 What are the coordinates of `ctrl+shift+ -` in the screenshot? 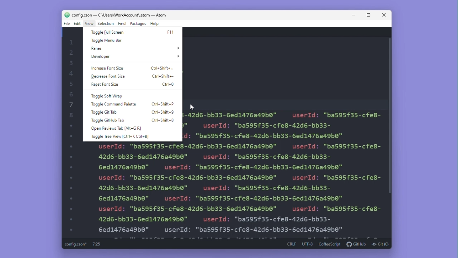 It's located at (163, 76).